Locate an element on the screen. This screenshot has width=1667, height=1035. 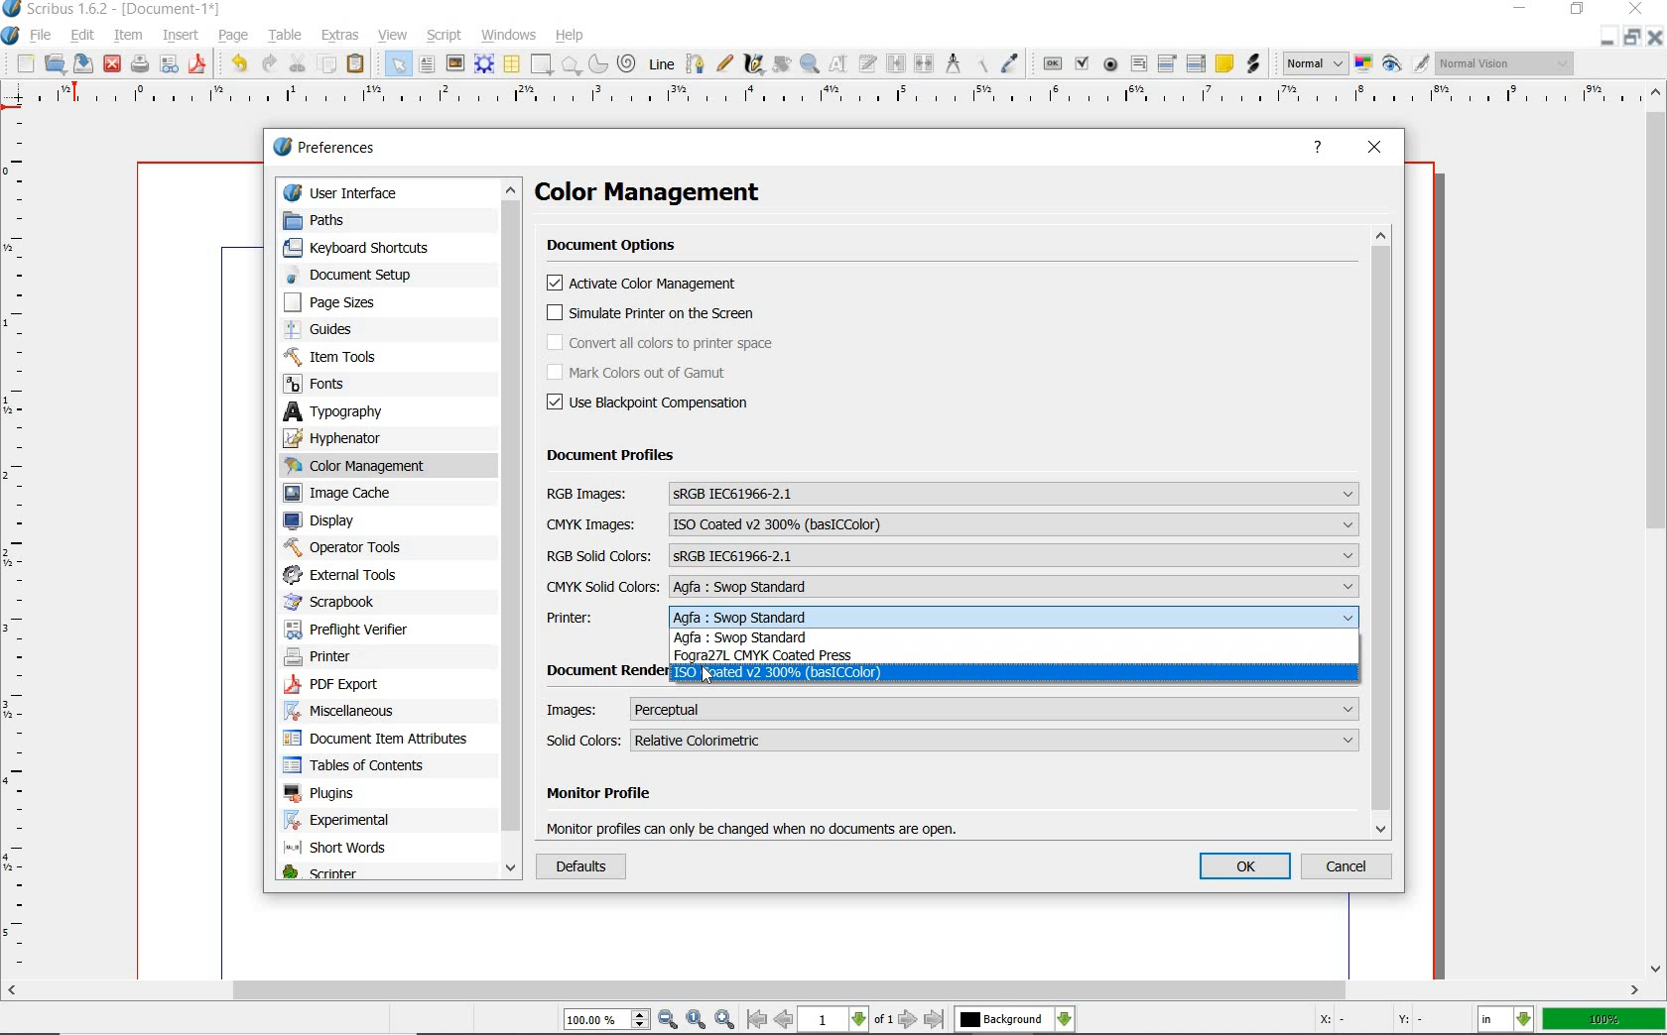
visual appearance of the display is located at coordinates (1505, 65).